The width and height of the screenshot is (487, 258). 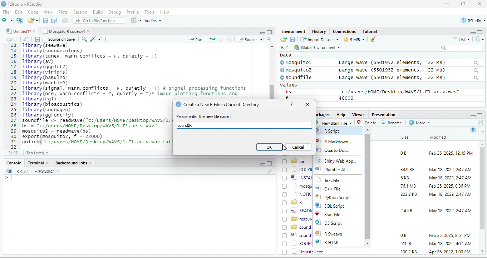 What do you see at coordinates (221, 39) in the screenshot?
I see `up` at bounding box center [221, 39].